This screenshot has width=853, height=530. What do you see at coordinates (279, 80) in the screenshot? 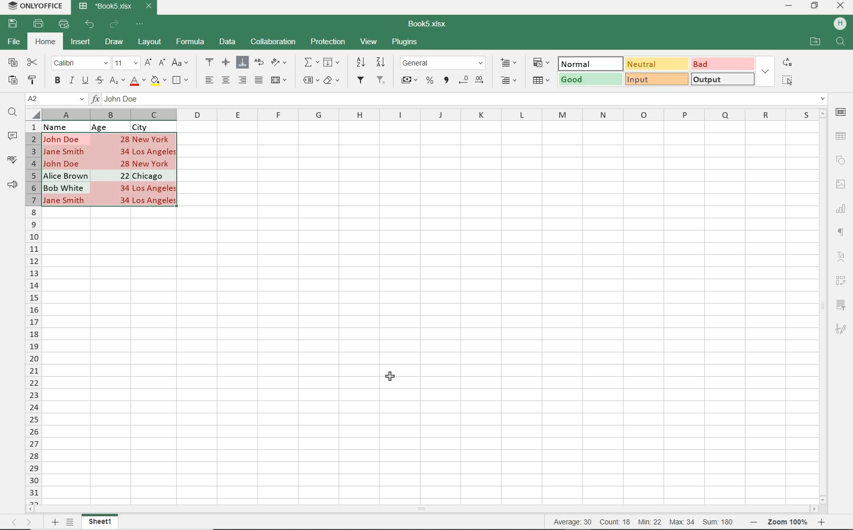
I see `MERGE & CENTER` at bounding box center [279, 80].